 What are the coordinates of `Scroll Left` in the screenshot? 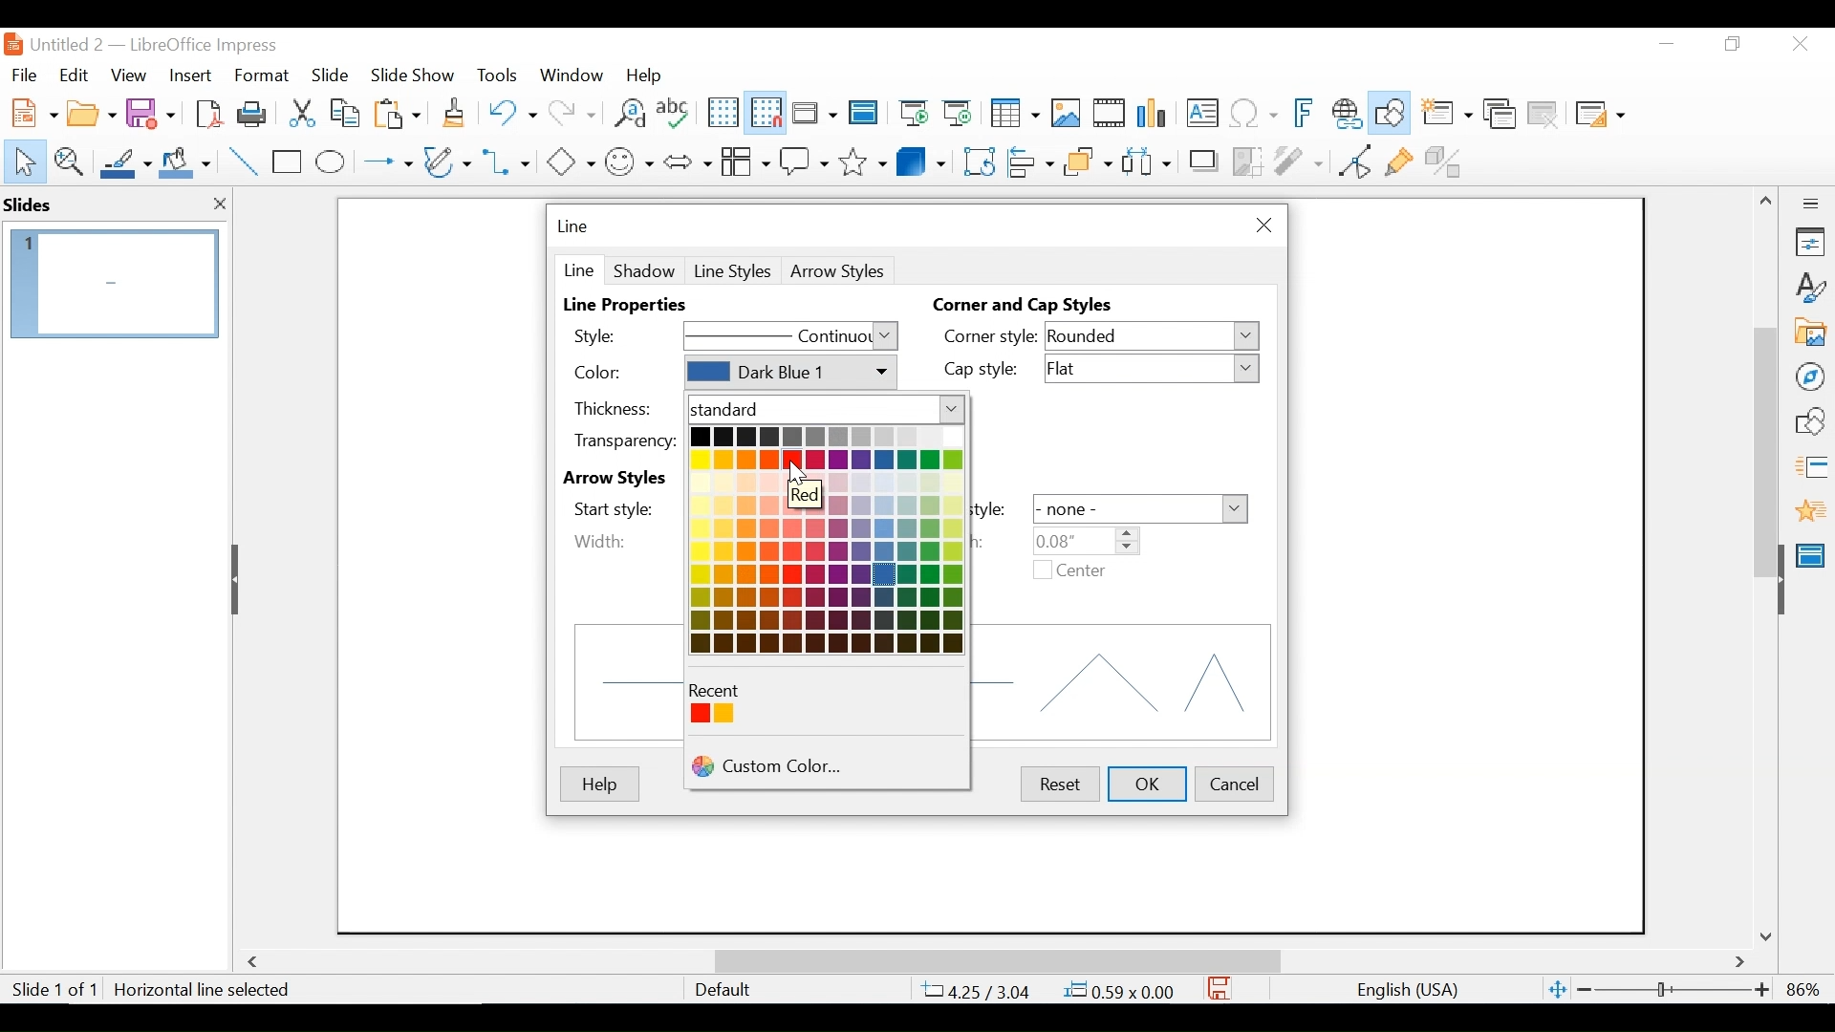 It's located at (256, 962).